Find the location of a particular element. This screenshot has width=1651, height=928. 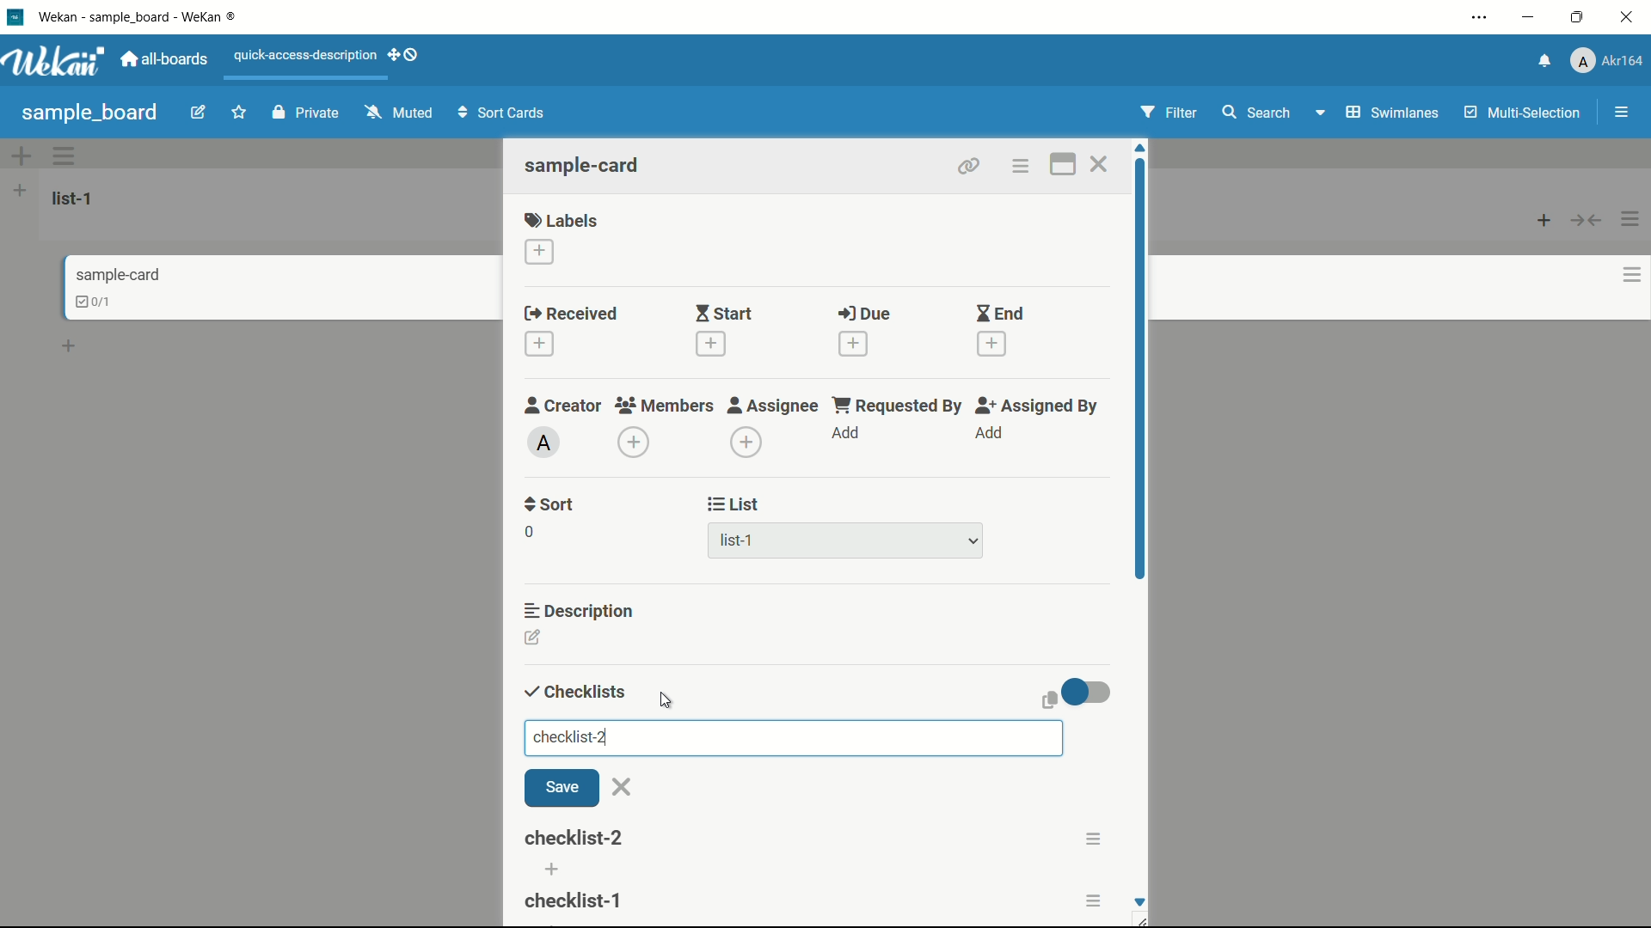

received is located at coordinates (571, 314).